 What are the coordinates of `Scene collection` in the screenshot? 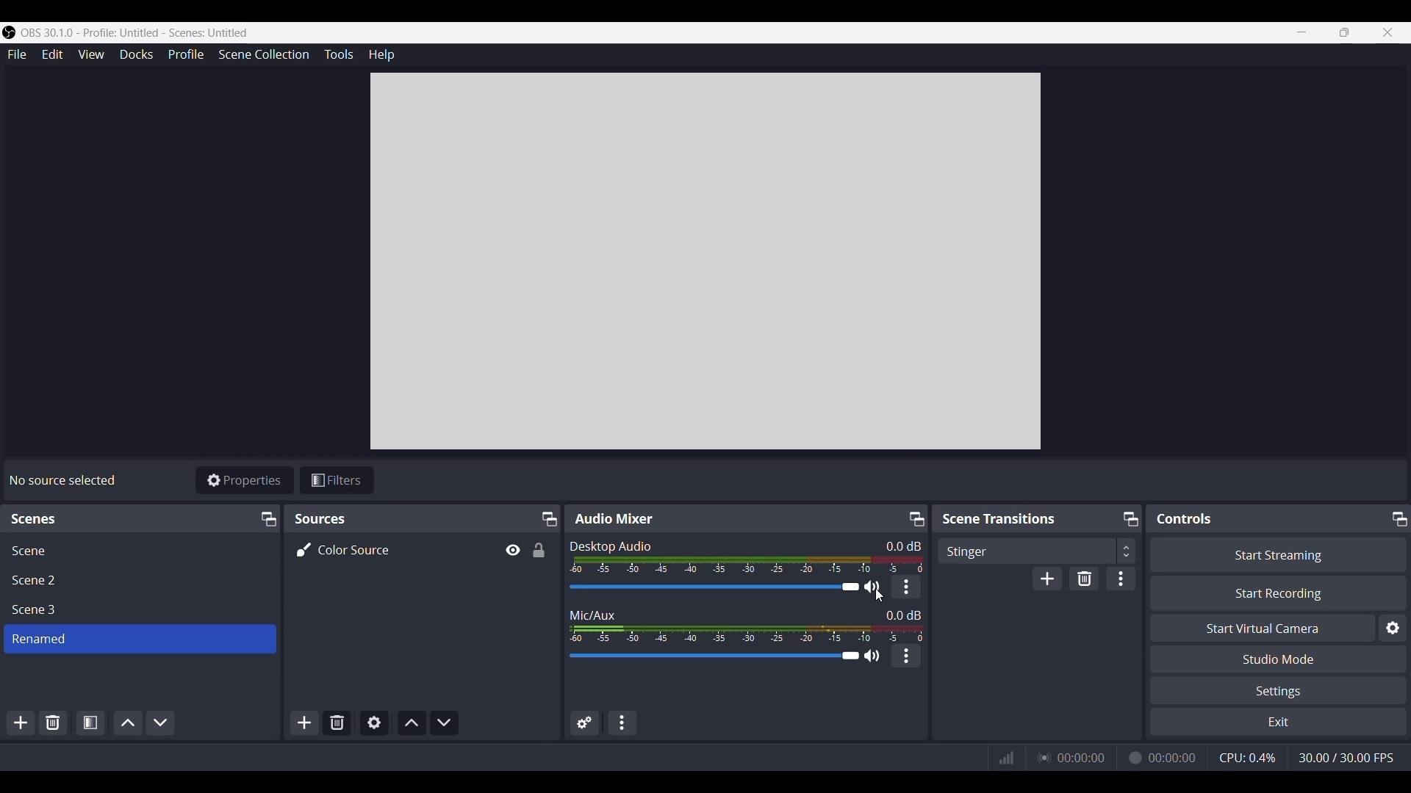 It's located at (264, 54).